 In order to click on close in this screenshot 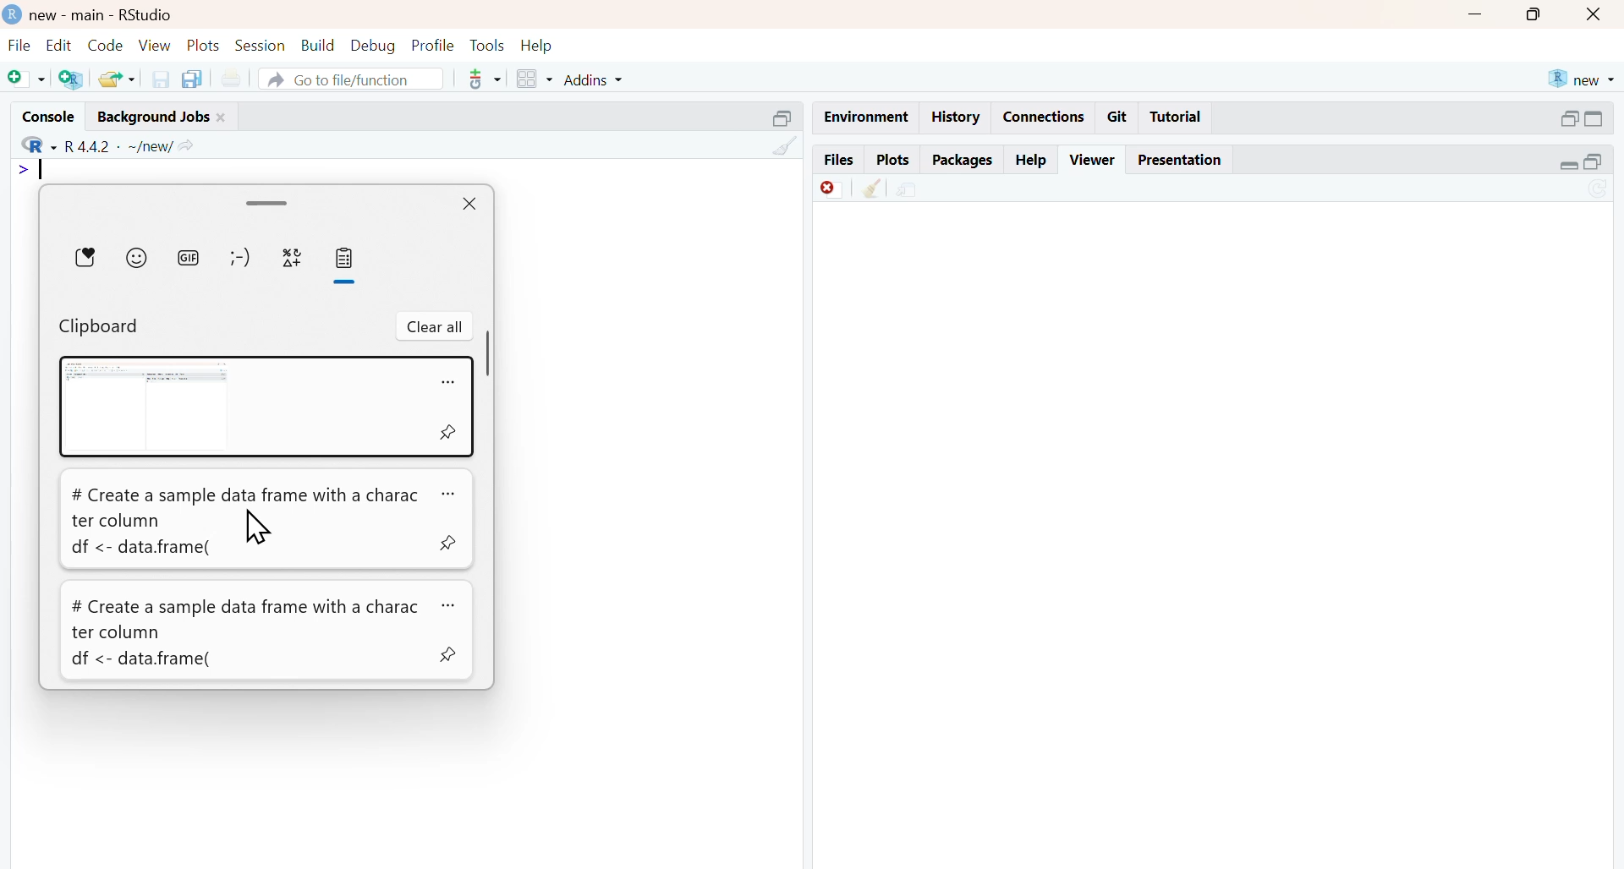, I will do `click(1594, 14)`.